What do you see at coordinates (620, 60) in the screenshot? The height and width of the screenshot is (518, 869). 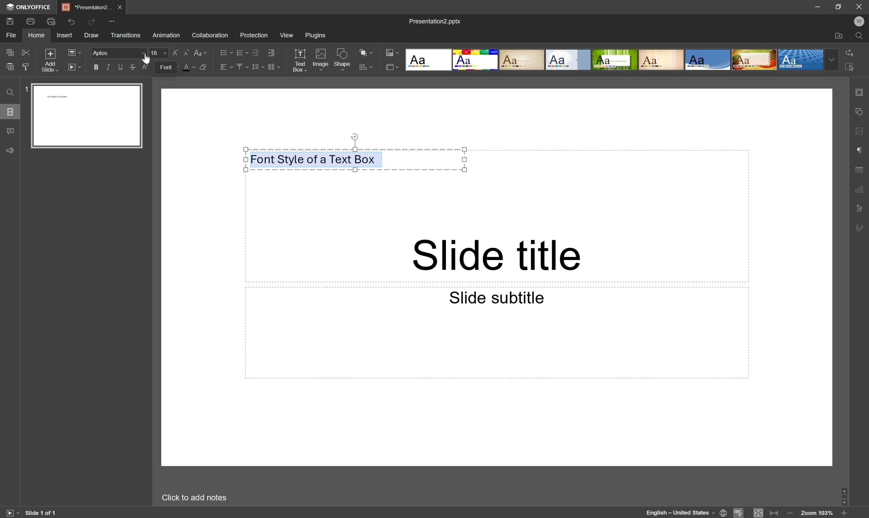 I see `Type of slides` at bounding box center [620, 60].